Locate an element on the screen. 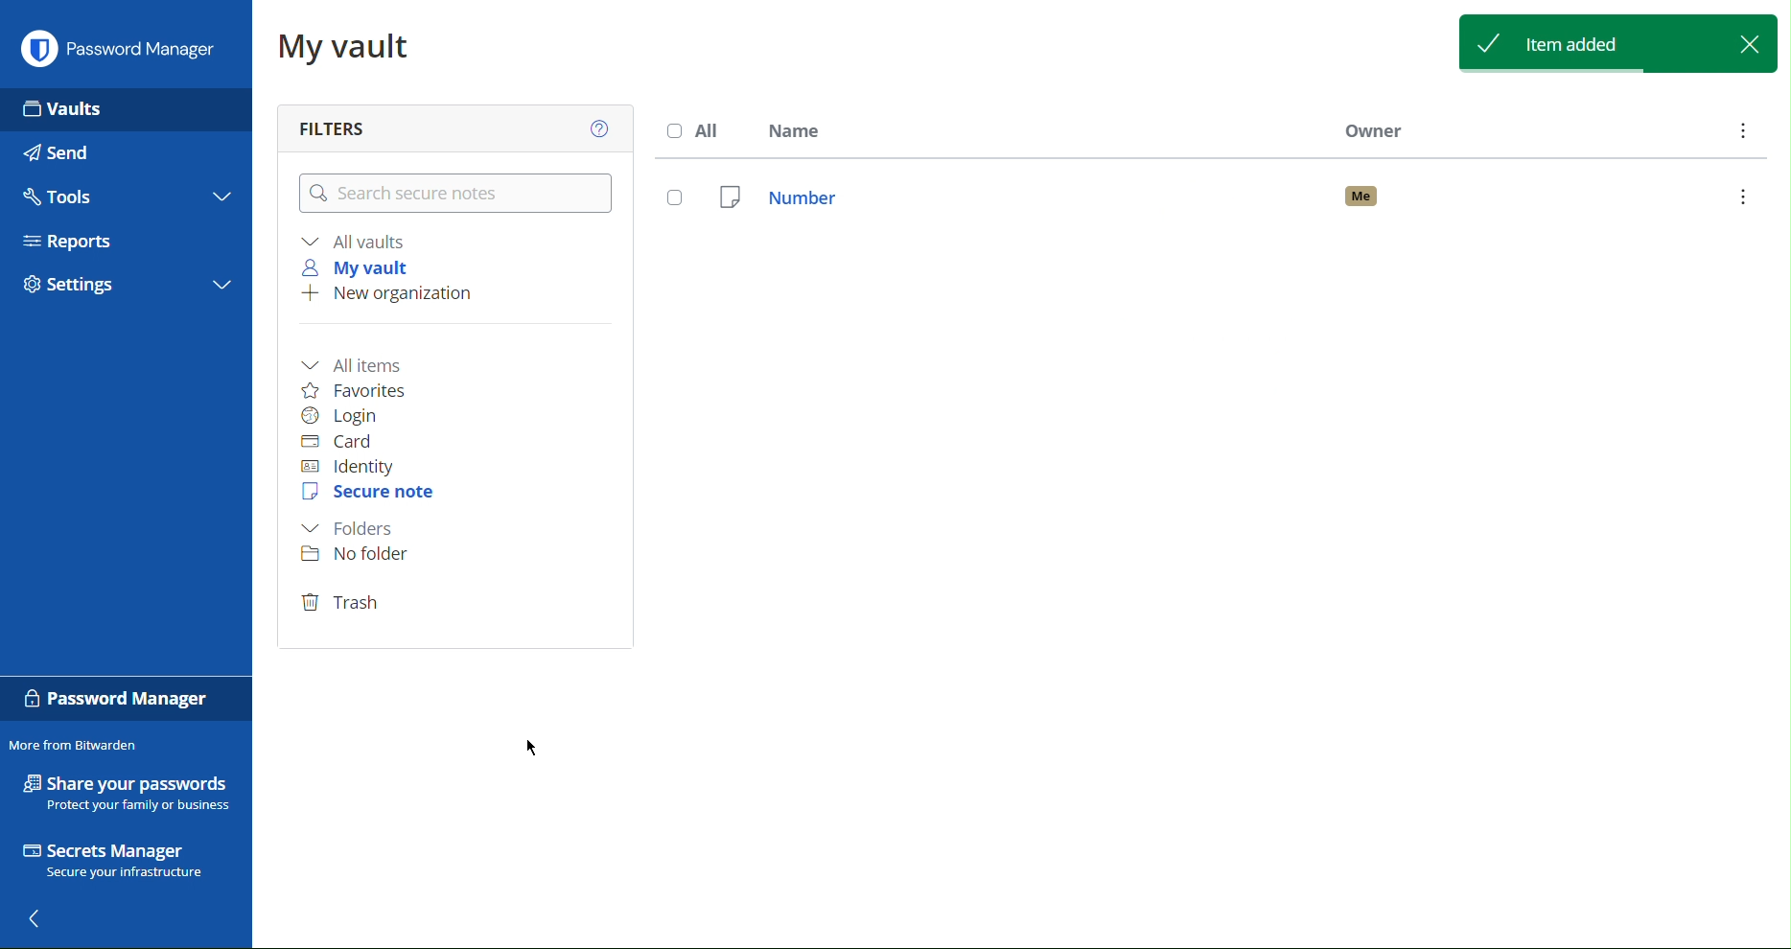 Image resolution: width=1791 pixels, height=949 pixels. More is located at coordinates (1744, 129).